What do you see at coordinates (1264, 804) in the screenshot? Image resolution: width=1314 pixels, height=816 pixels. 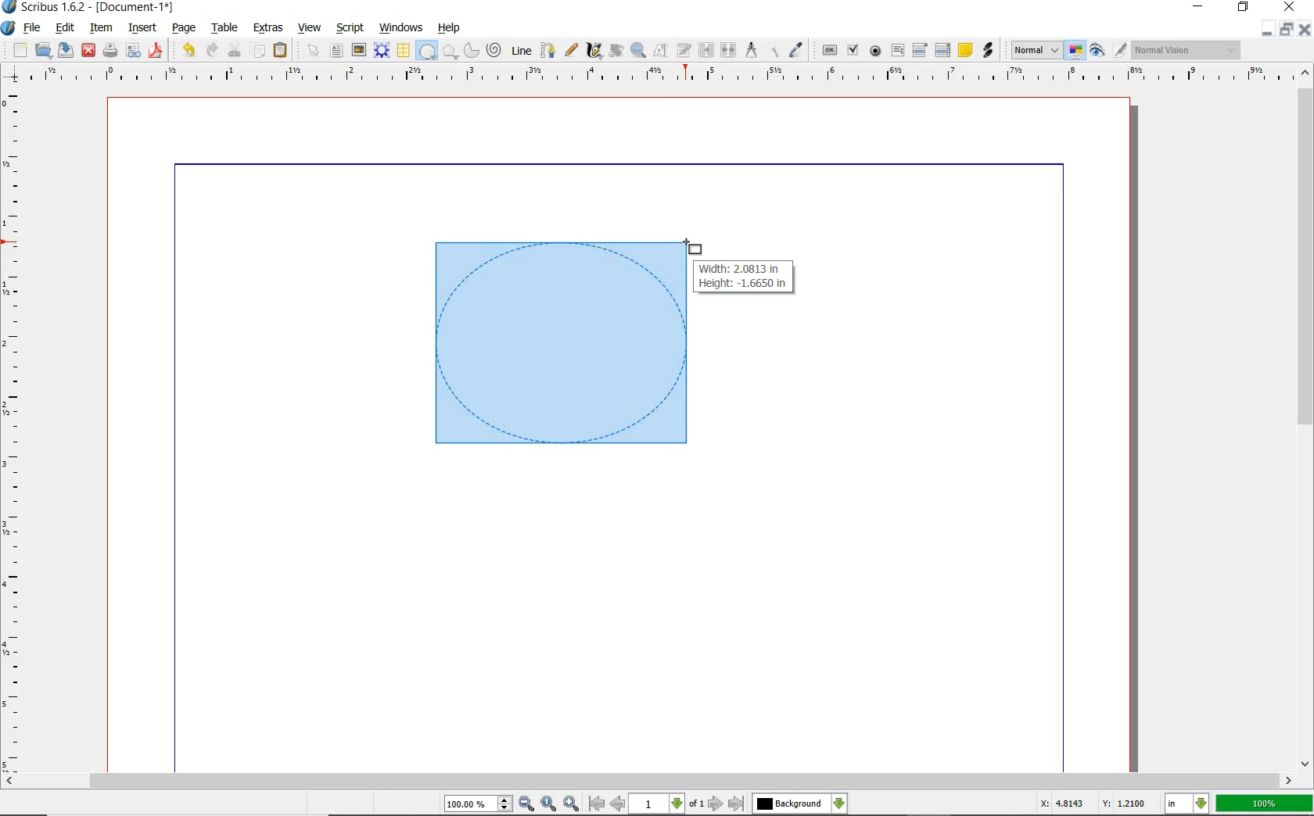 I see `ZOOM FACTOR` at bounding box center [1264, 804].